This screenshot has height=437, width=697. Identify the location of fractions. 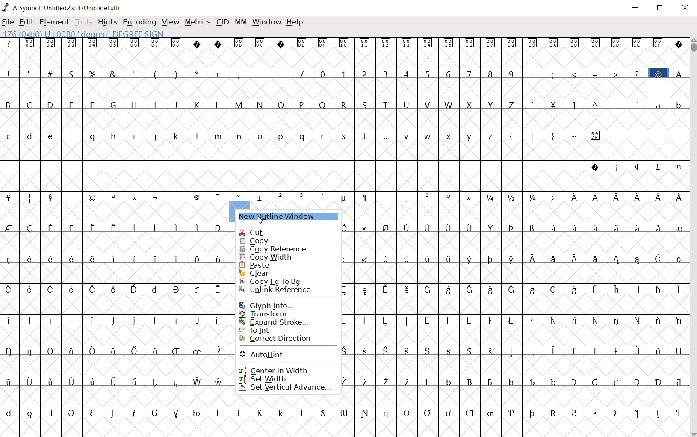
(516, 196).